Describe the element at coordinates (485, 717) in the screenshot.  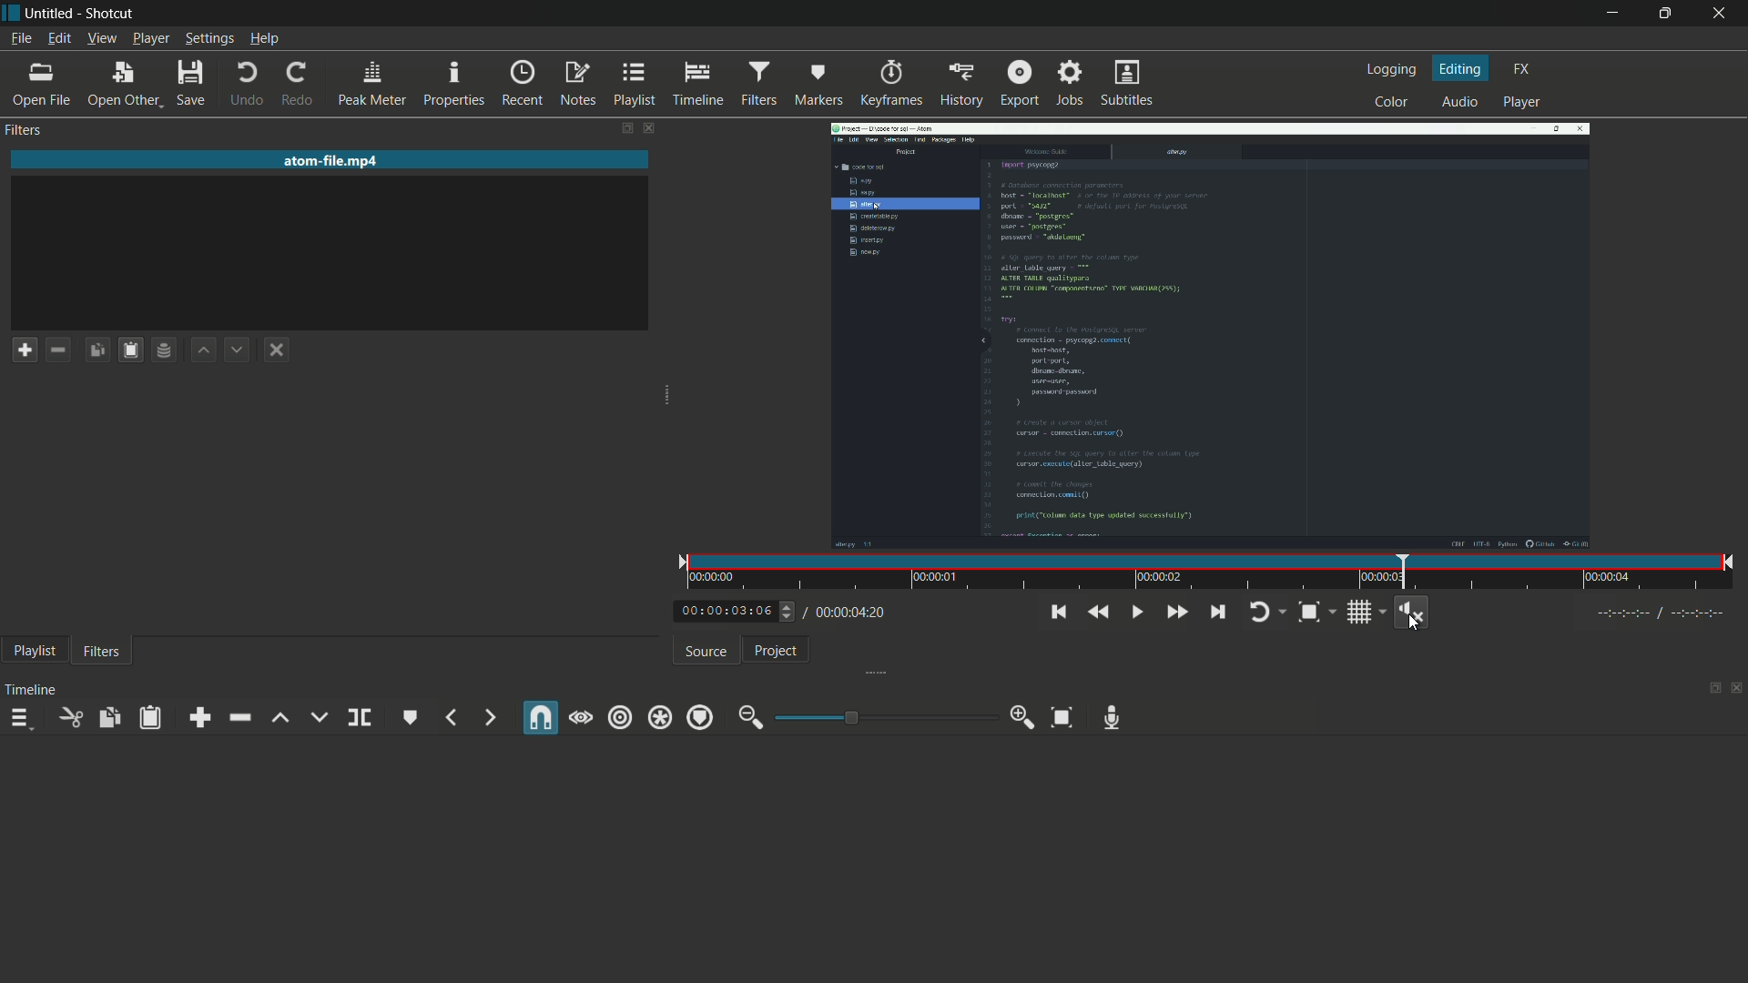
I see `forward` at that location.